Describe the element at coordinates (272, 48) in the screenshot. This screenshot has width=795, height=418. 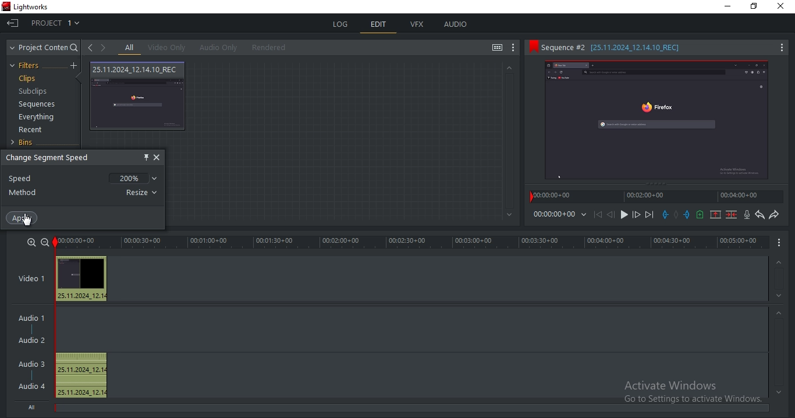
I see `rendered ` at that location.